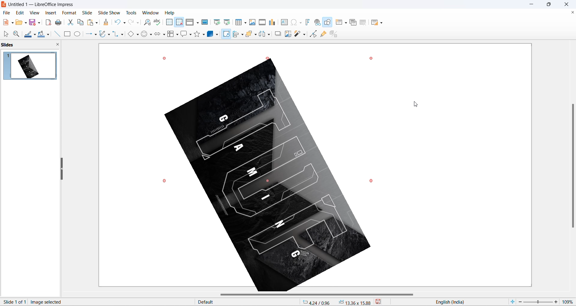 This screenshot has width=576, height=306. What do you see at coordinates (183, 34) in the screenshot?
I see `callout shape` at bounding box center [183, 34].